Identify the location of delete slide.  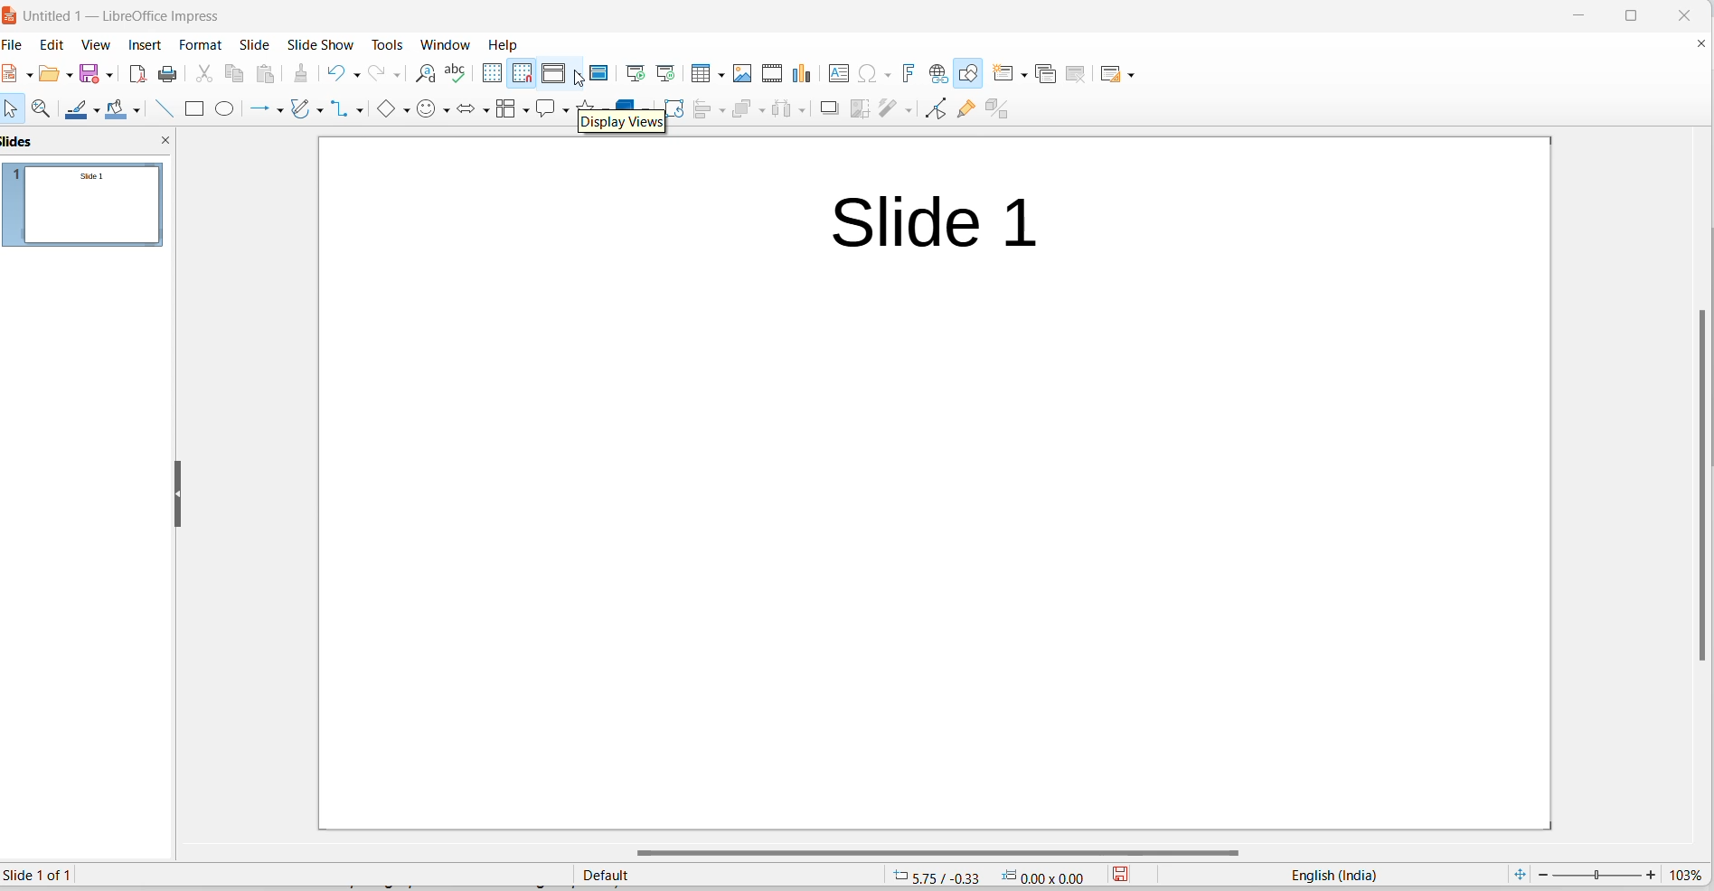
(1080, 72).